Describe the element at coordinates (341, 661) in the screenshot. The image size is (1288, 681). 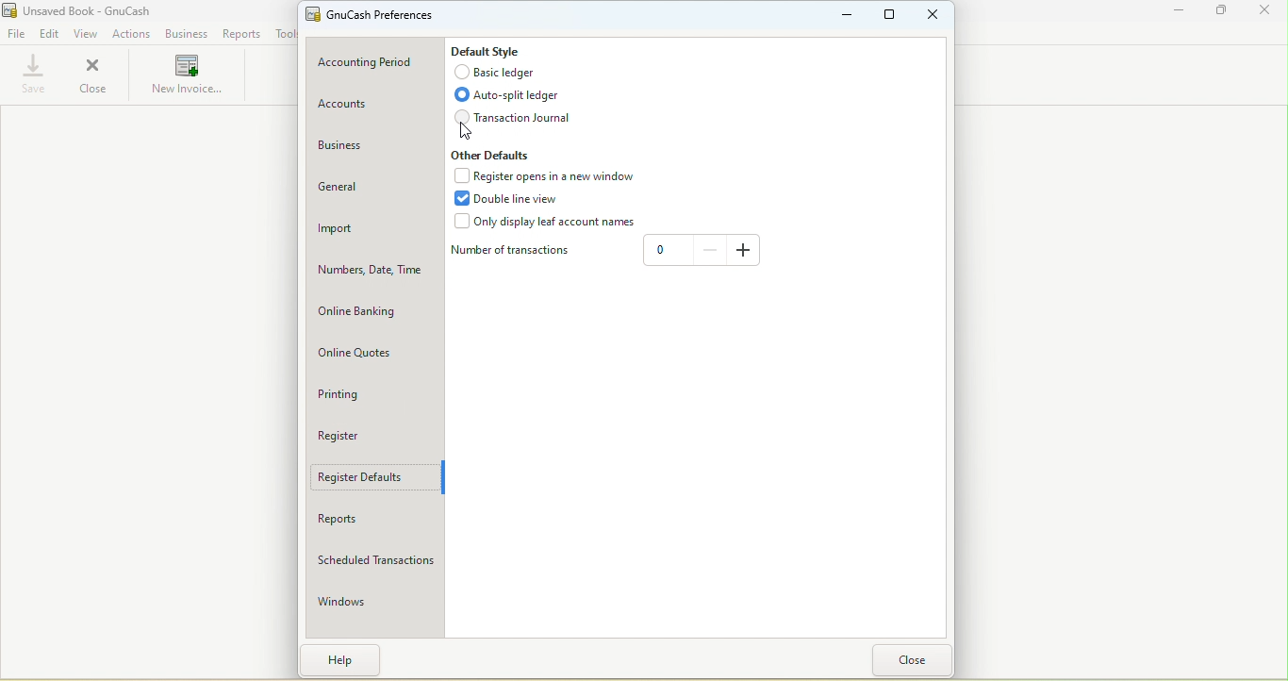
I see `Help` at that location.